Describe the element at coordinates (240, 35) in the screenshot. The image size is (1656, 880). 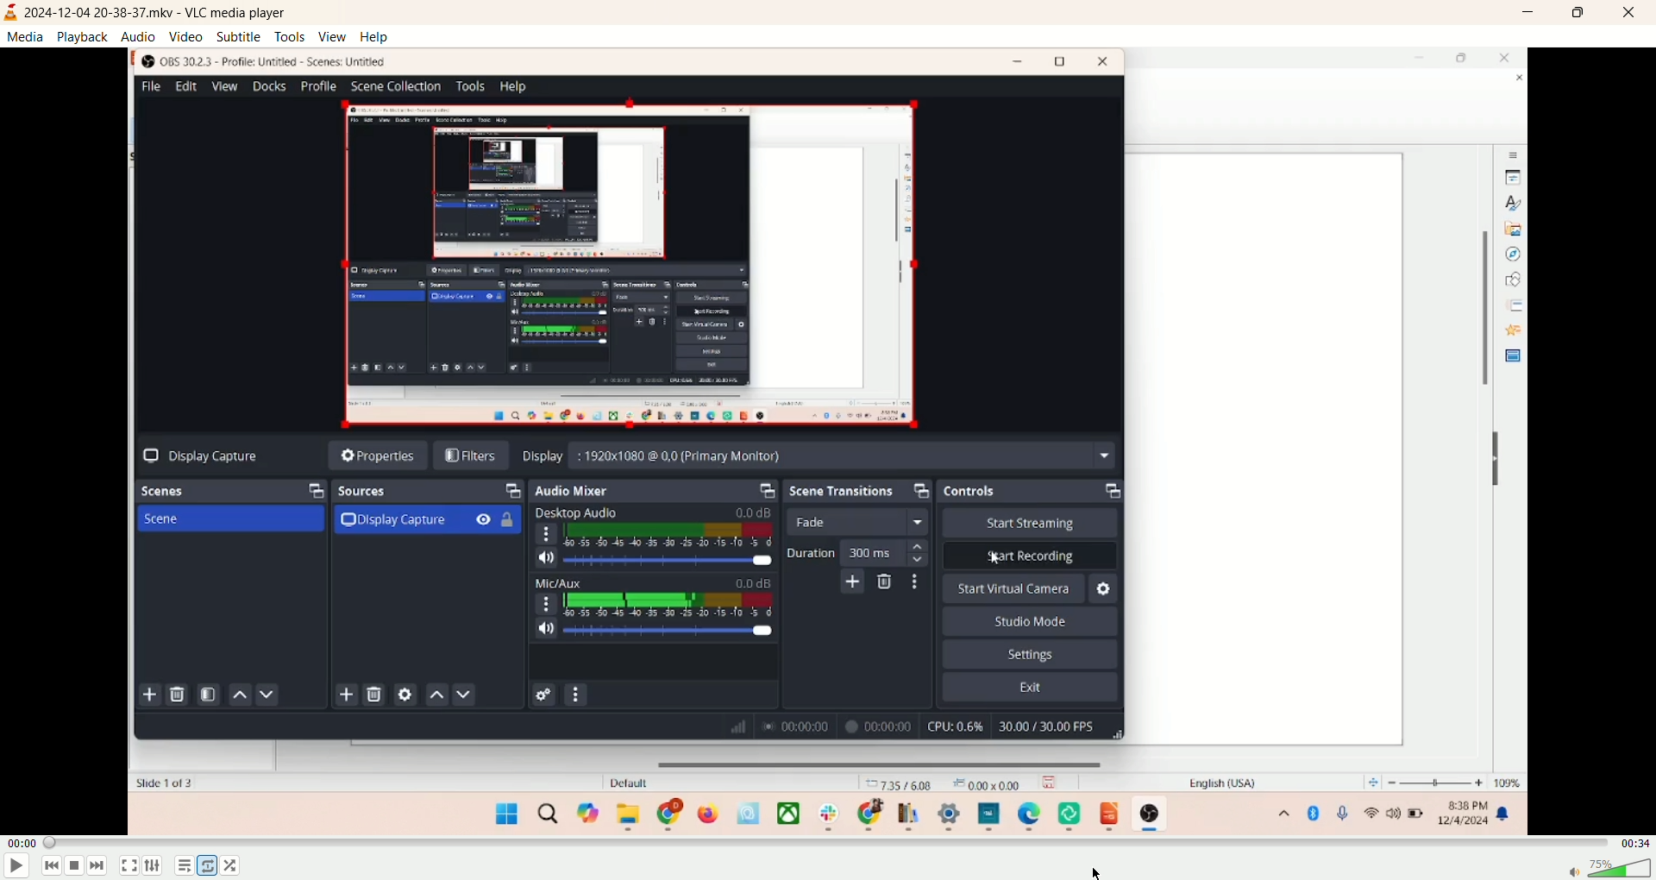
I see `subtitle` at that location.